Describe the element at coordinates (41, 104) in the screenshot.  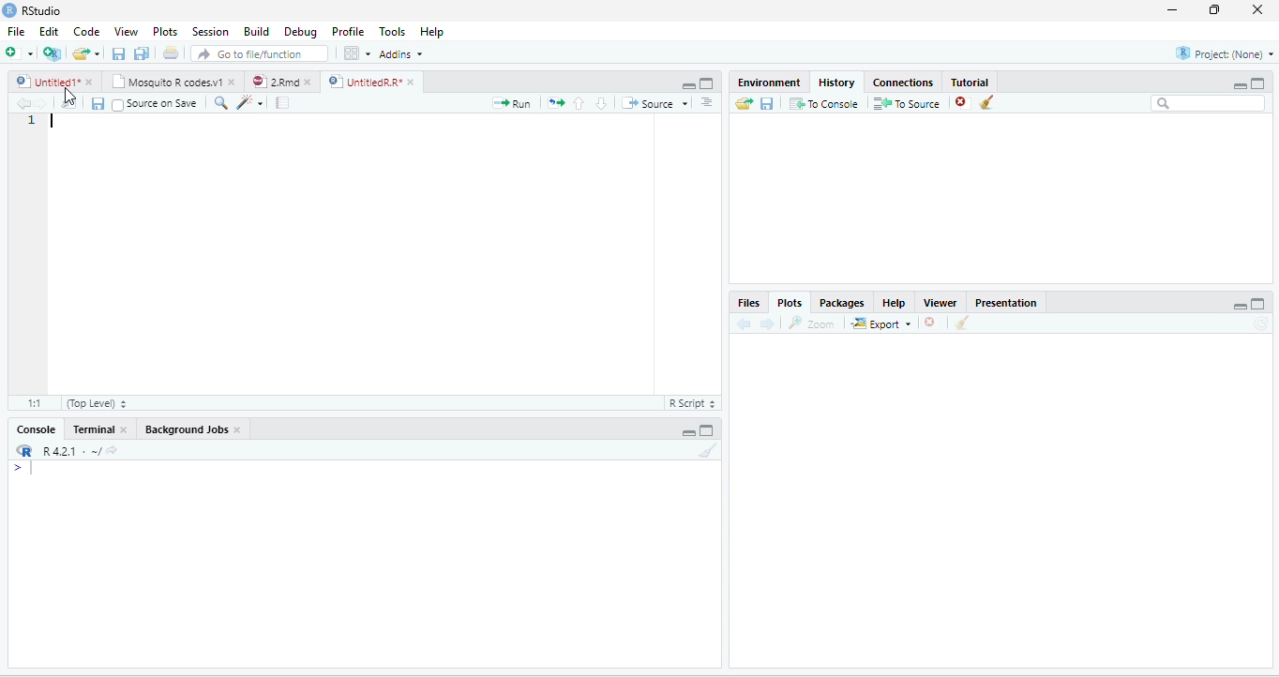
I see `Go forward to next source location` at that location.